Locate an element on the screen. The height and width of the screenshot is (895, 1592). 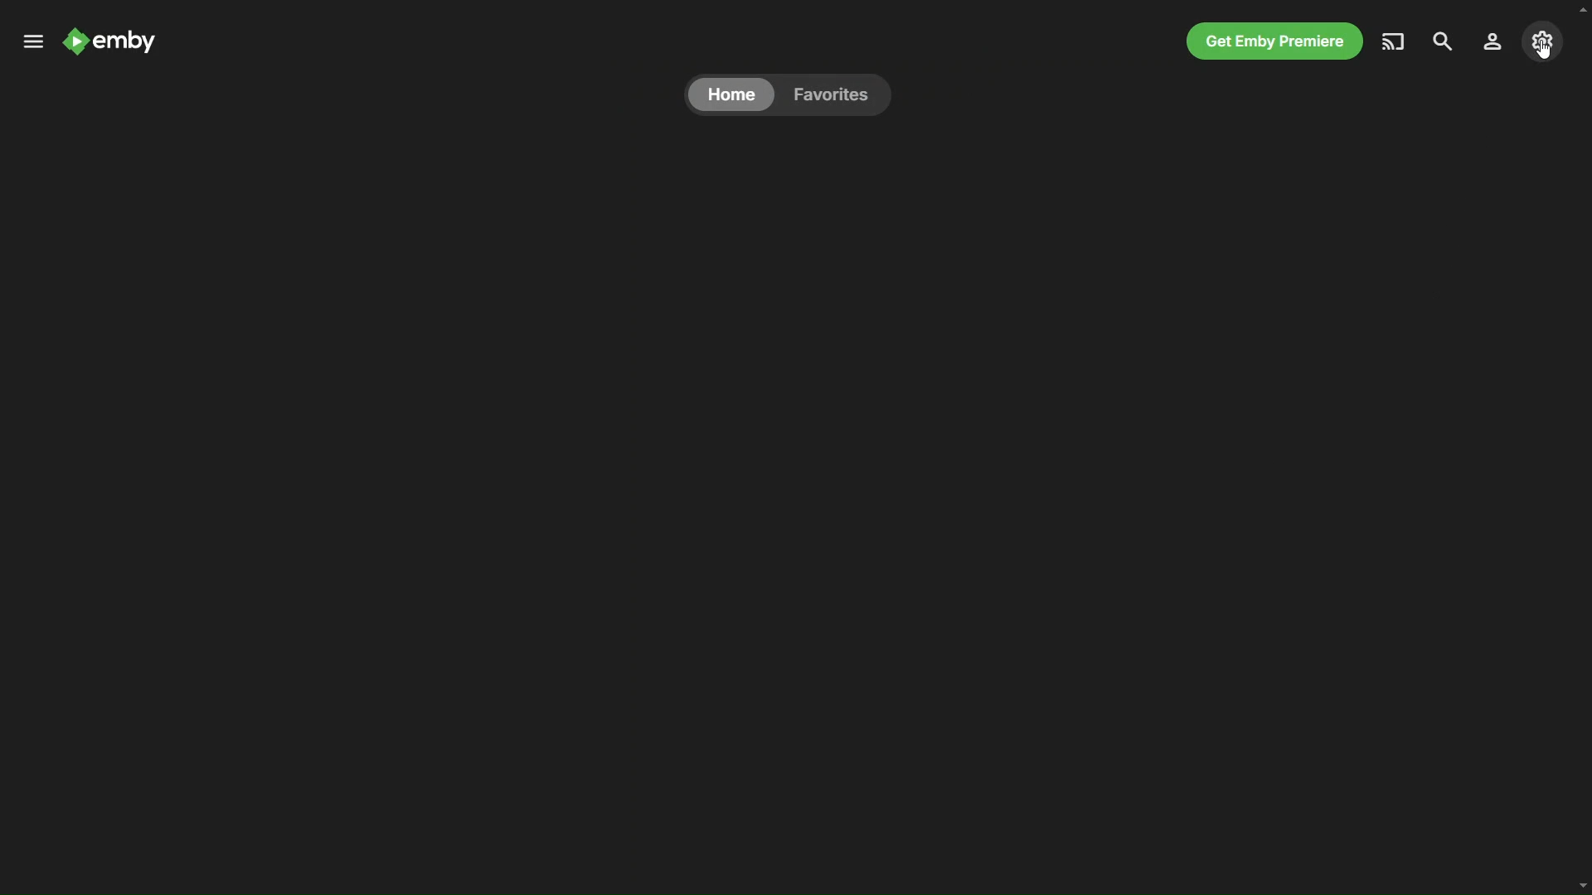
search is located at coordinates (1444, 41).